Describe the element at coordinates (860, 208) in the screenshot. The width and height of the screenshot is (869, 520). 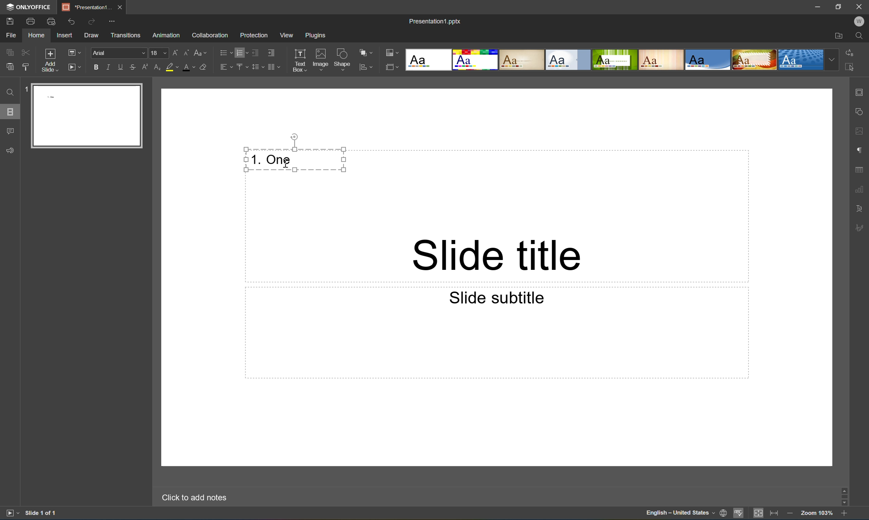
I see `Text art settings` at that location.